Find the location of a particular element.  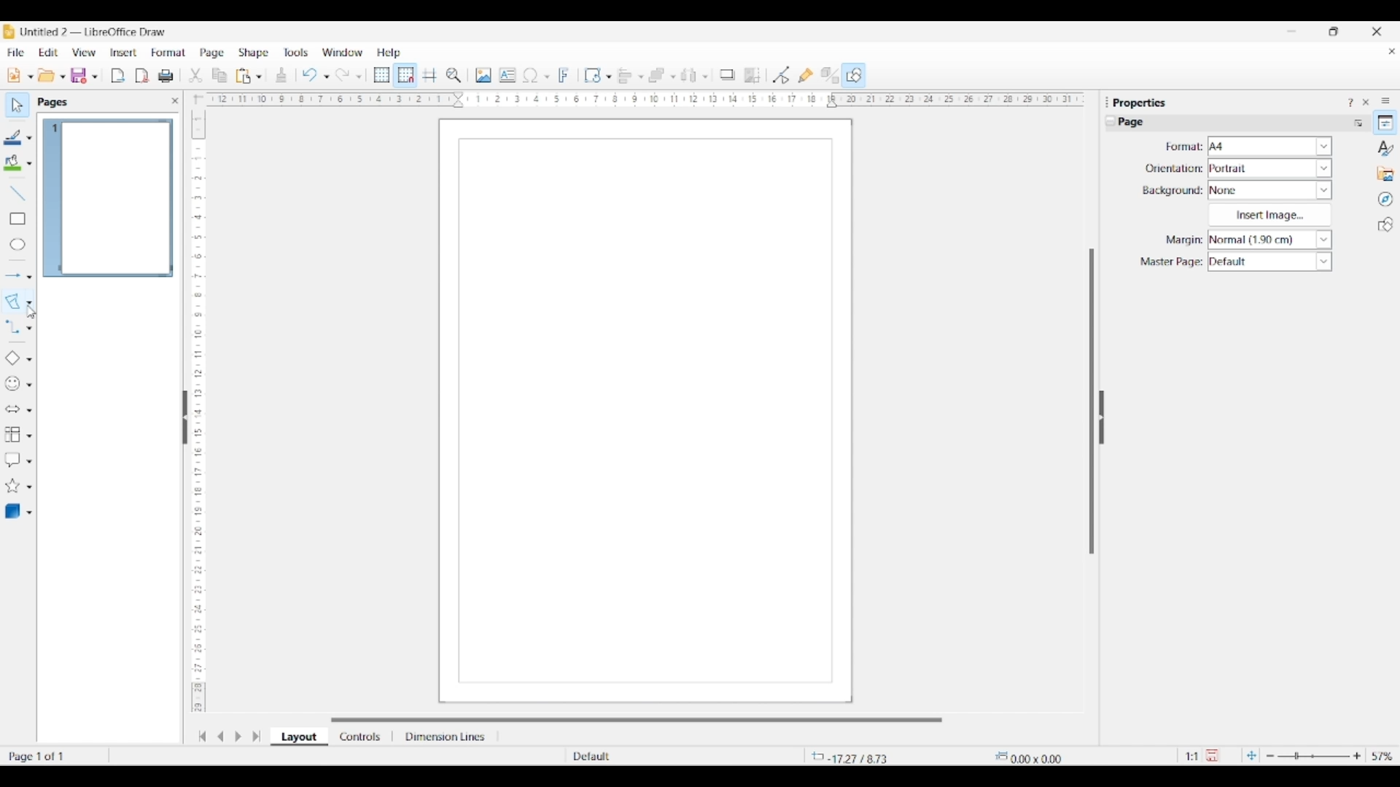

Transformations option is located at coordinates (608, 77).